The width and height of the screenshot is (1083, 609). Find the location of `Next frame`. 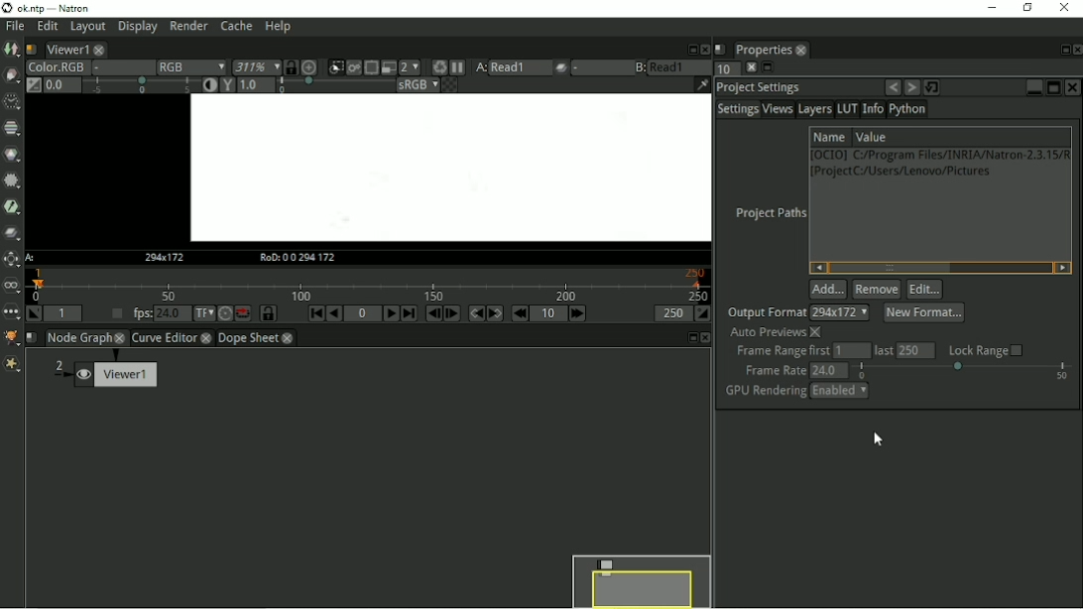

Next frame is located at coordinates (451, 313).